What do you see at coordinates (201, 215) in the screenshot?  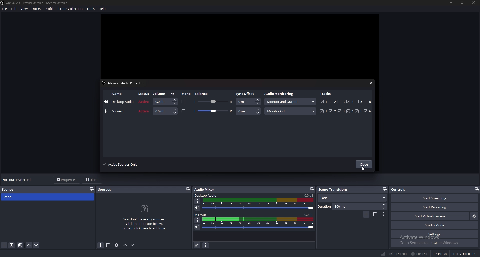 I see `mic/aux` at bounding box center [201, 215].